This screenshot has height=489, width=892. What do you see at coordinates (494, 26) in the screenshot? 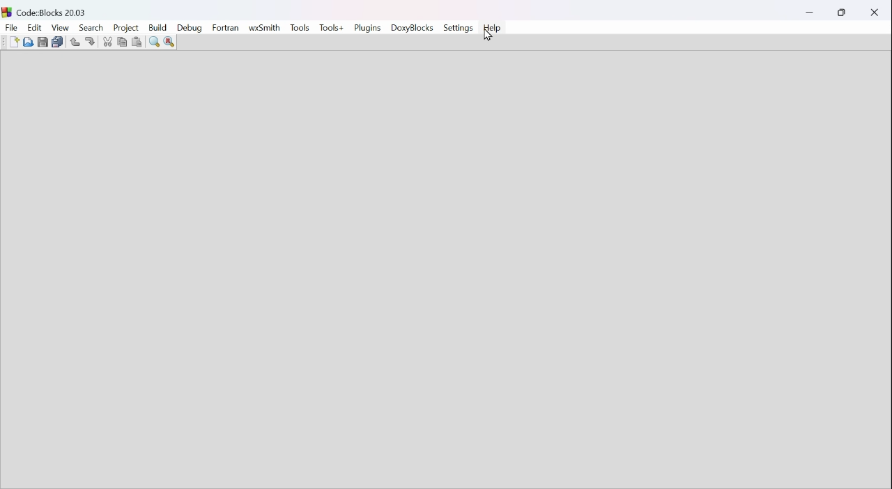
I see `Help` at bounding box center [494, 26].